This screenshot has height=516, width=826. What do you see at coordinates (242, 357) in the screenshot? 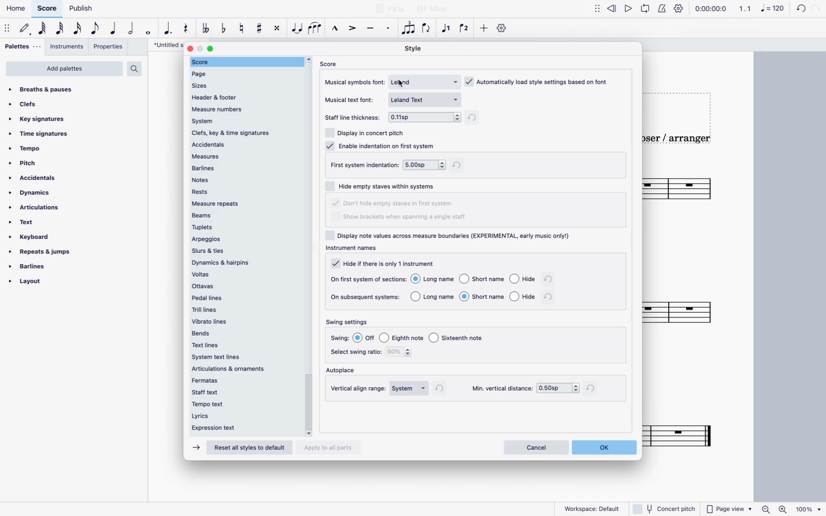
I see `system text lines` at bounding box center [242, 357].